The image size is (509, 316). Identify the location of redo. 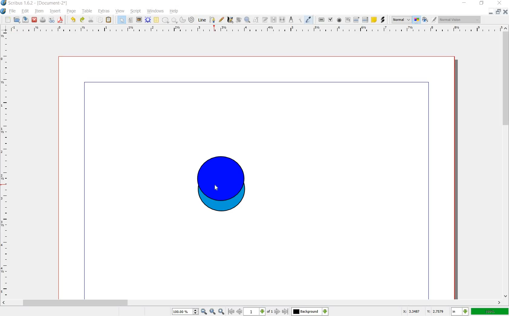
(82, 20).